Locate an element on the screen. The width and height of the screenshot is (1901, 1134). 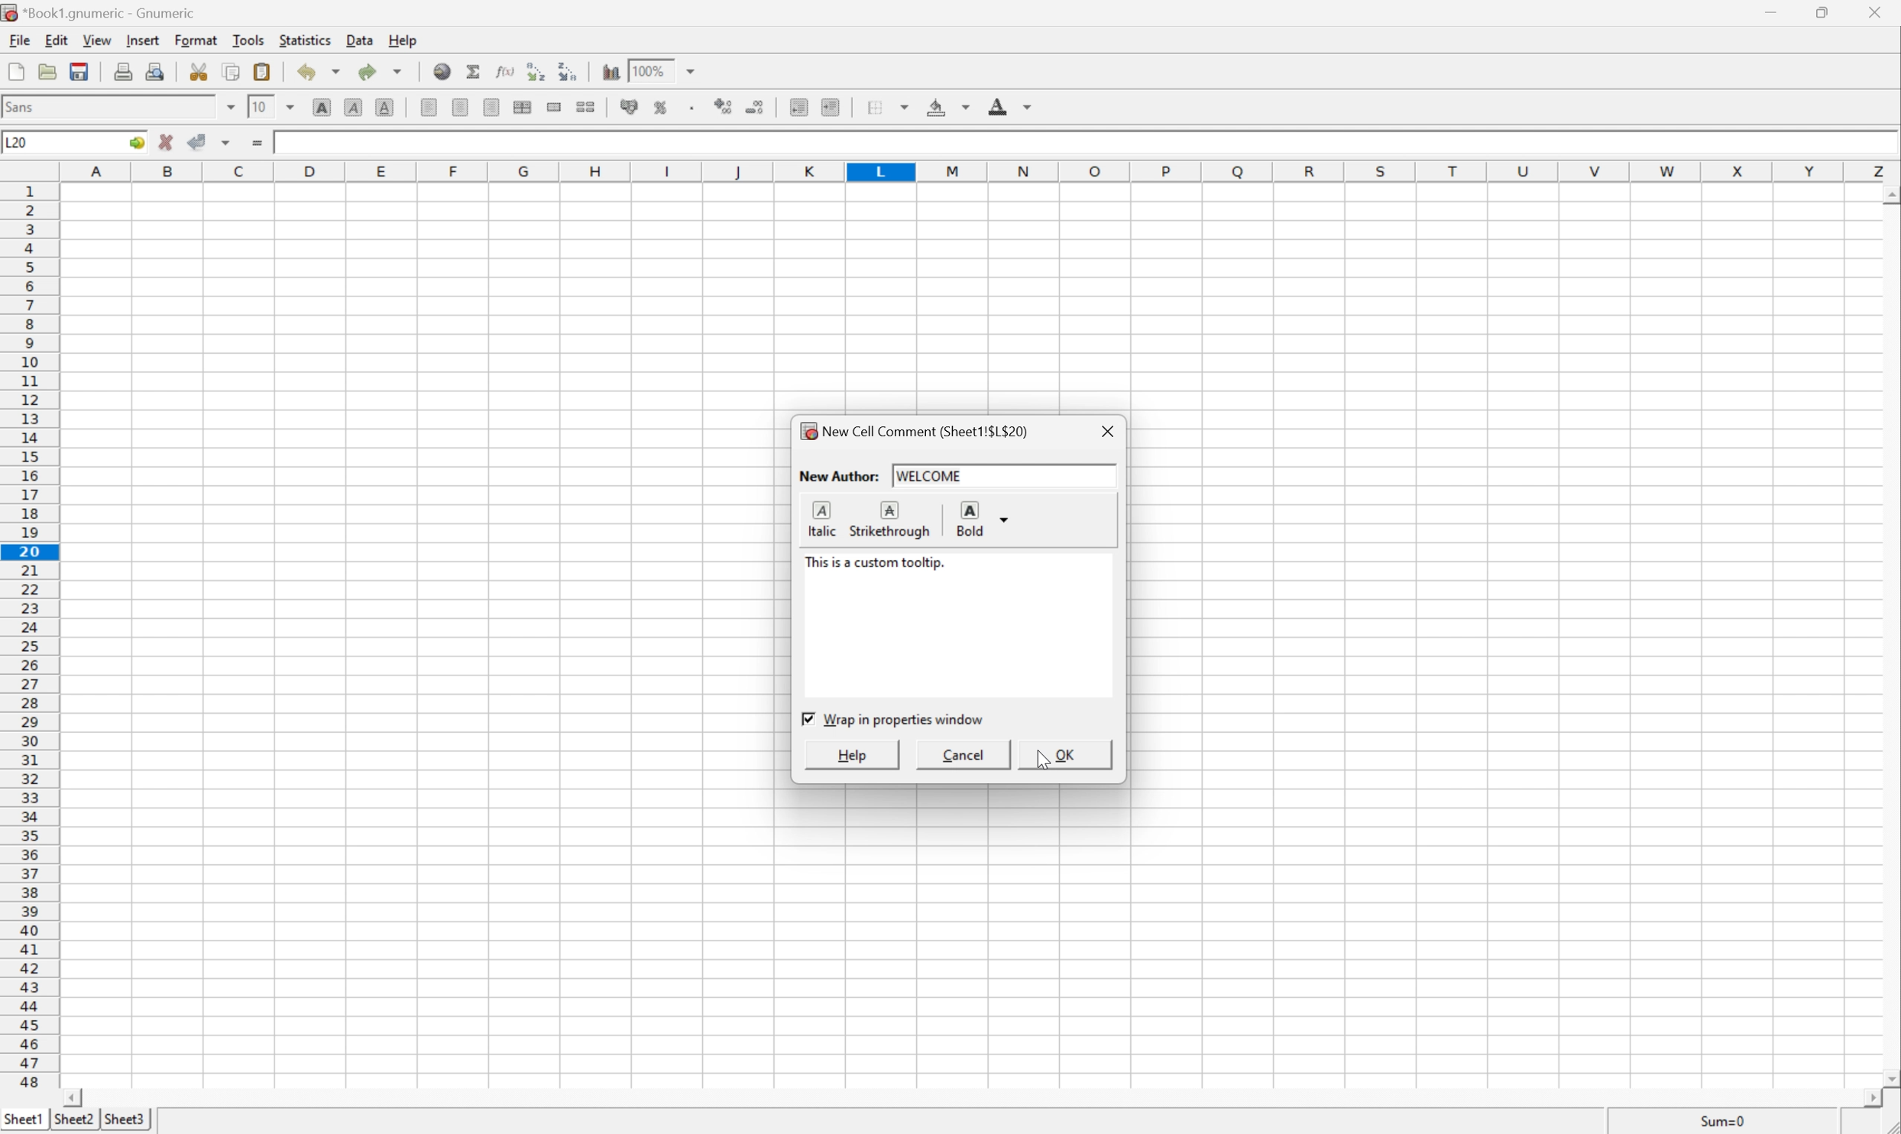
Cut selection is located at coordinates (202, 70).